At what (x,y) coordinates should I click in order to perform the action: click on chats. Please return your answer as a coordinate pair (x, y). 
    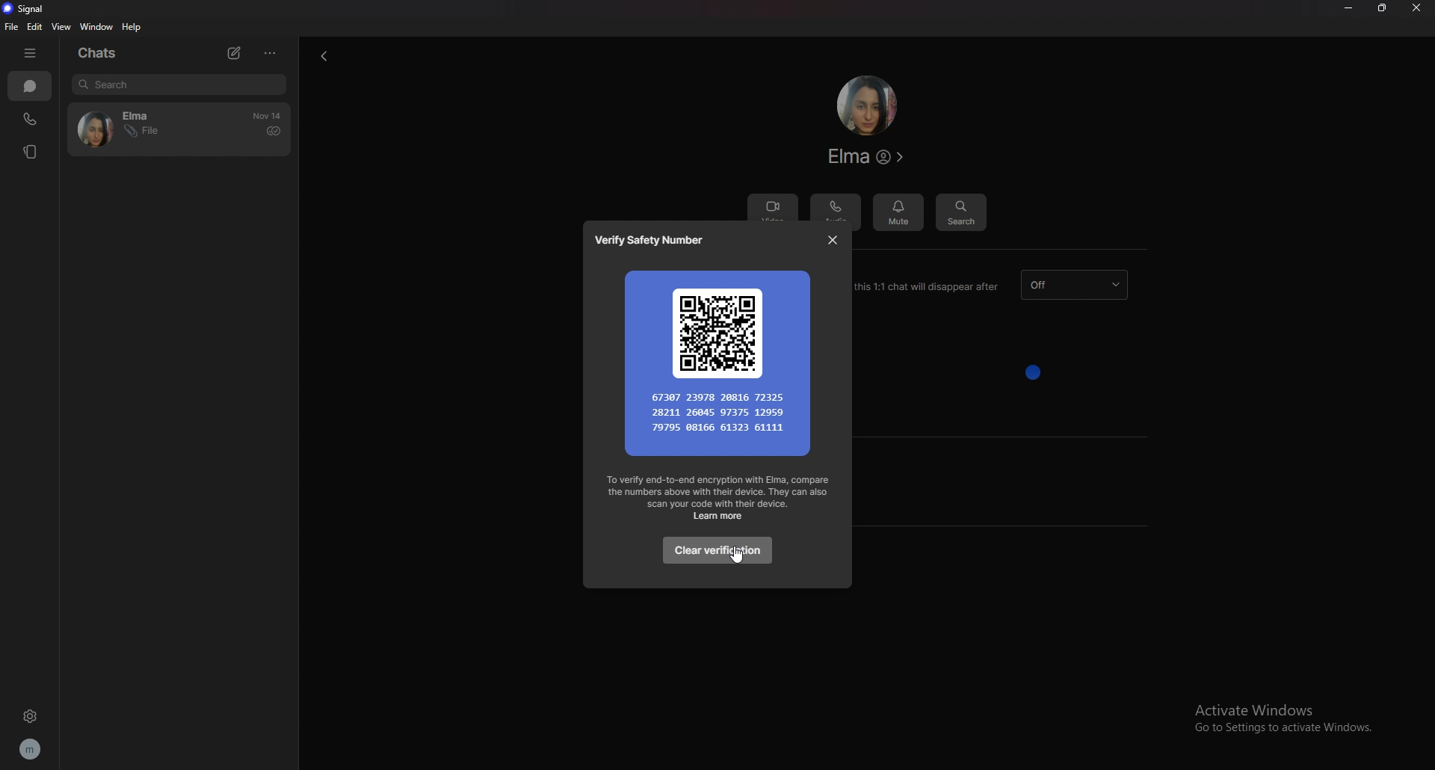
    Looking at the image, I should click on (30, 86).